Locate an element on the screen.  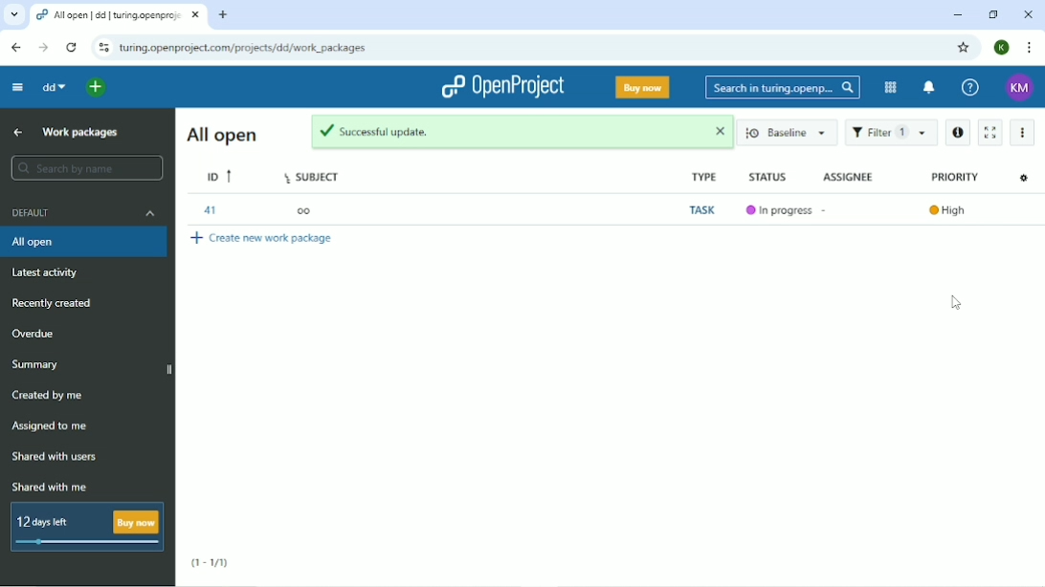
Help is located at coordinates (969, 87).